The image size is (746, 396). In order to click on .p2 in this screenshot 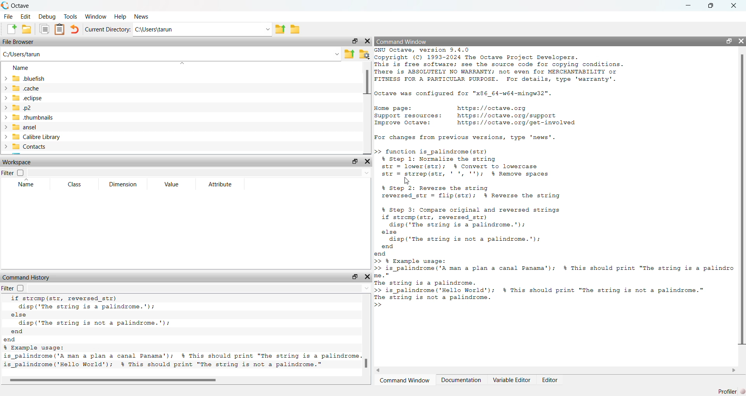, I will do `click(51, 108)`.